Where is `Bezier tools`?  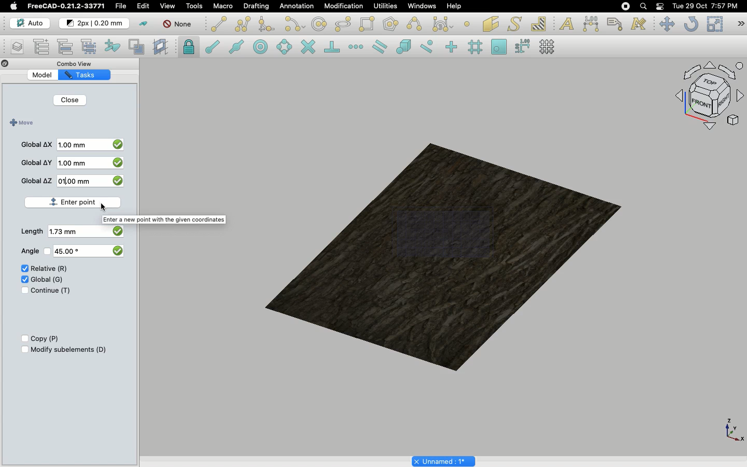 Bezier tools is located at coordinates (444, 24).